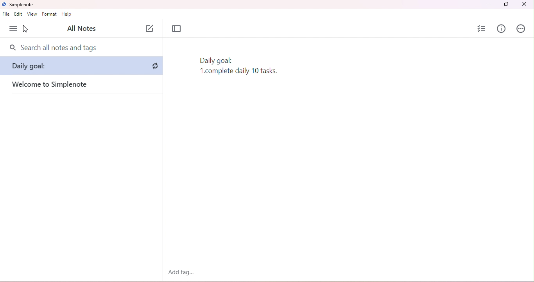 The height and width of the screenshot is (282, 534). Describe the element at coordinates (14, 29) in the screenshot. I see `menu` at that location.